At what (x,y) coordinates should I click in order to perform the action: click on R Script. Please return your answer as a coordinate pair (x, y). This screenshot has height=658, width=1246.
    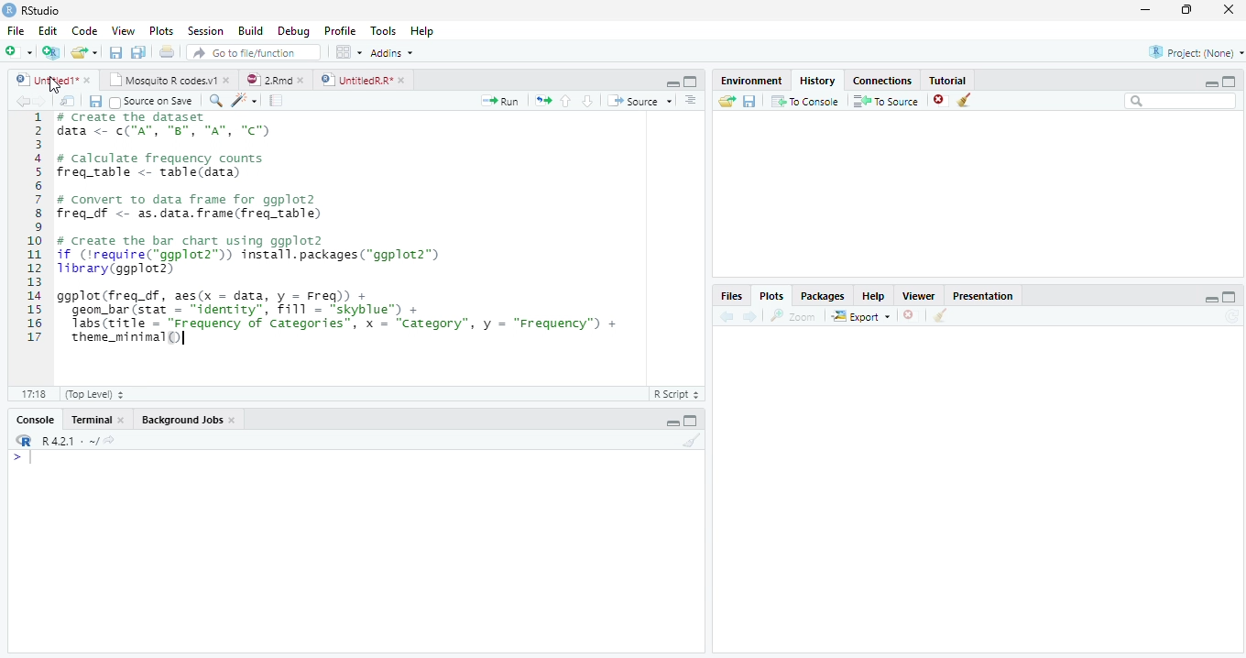
    Looking at the image, I should click on (678, 395).